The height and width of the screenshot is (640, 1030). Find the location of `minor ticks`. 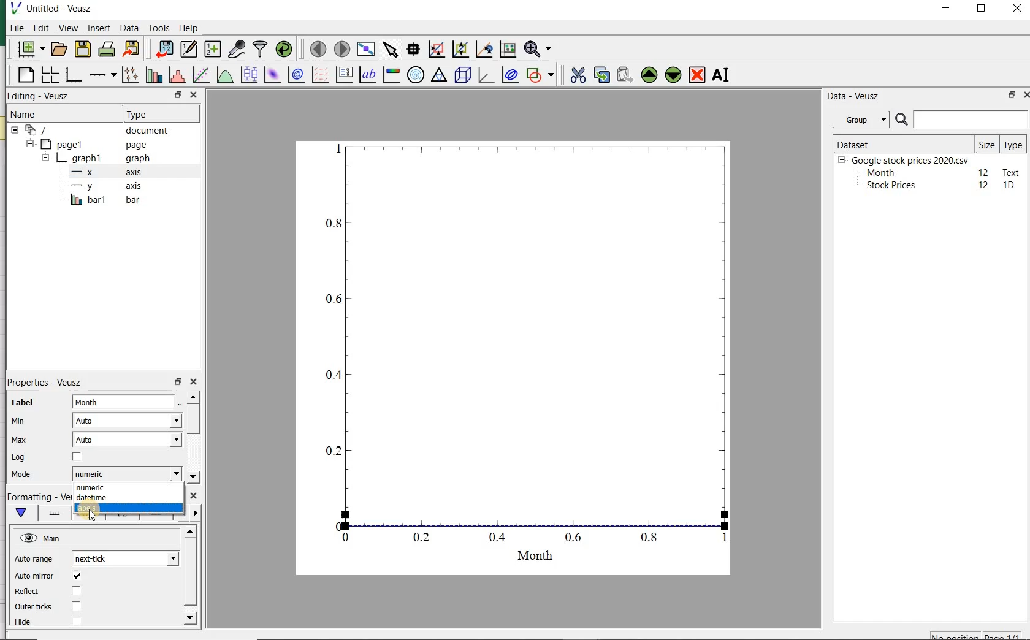

minor ticks is located at coordinates (188, 514).